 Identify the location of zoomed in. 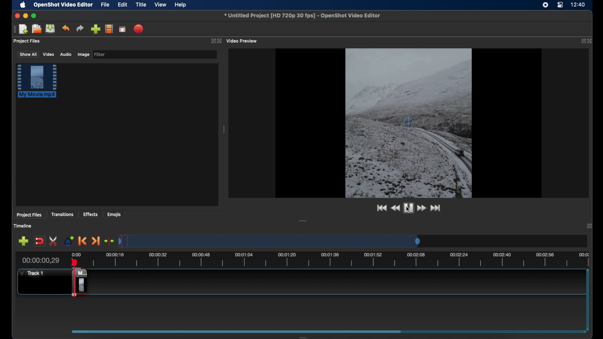
(410, 121).